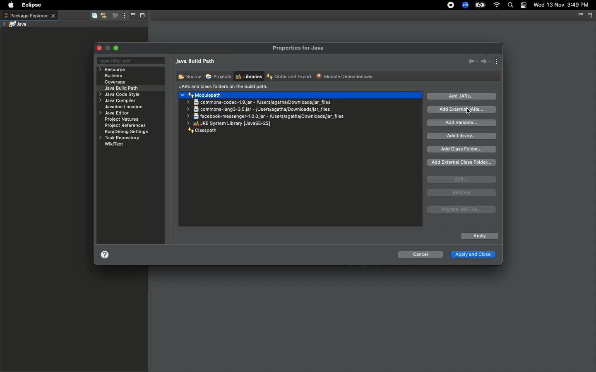 Image resolution: width=596 pixels, height=372 pixels. What do you see at coordinates (497, 62) in the screenshot?
I see `View menu` at bounding box center [497, 62].